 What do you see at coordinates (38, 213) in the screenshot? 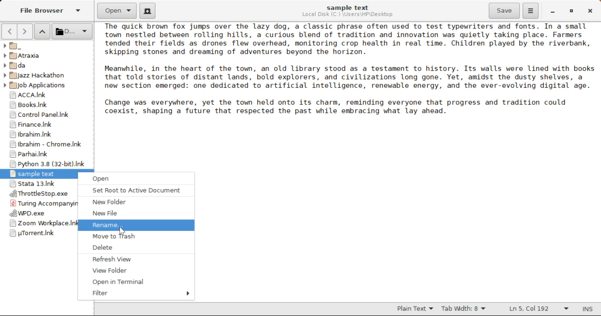
I see `WPD Application` at bounding box center [38, 213].